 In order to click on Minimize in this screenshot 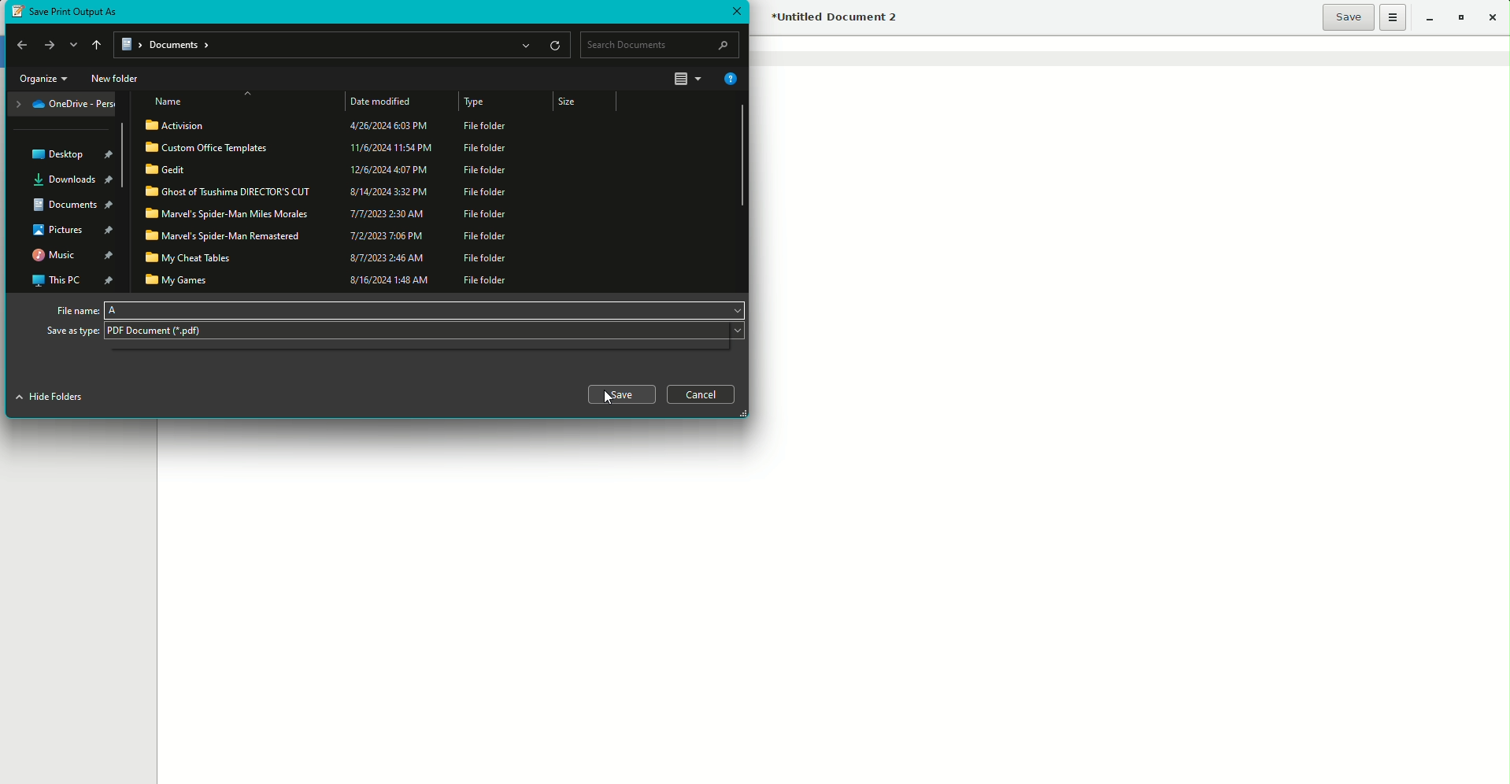, I will do `click(1427, 17)`.